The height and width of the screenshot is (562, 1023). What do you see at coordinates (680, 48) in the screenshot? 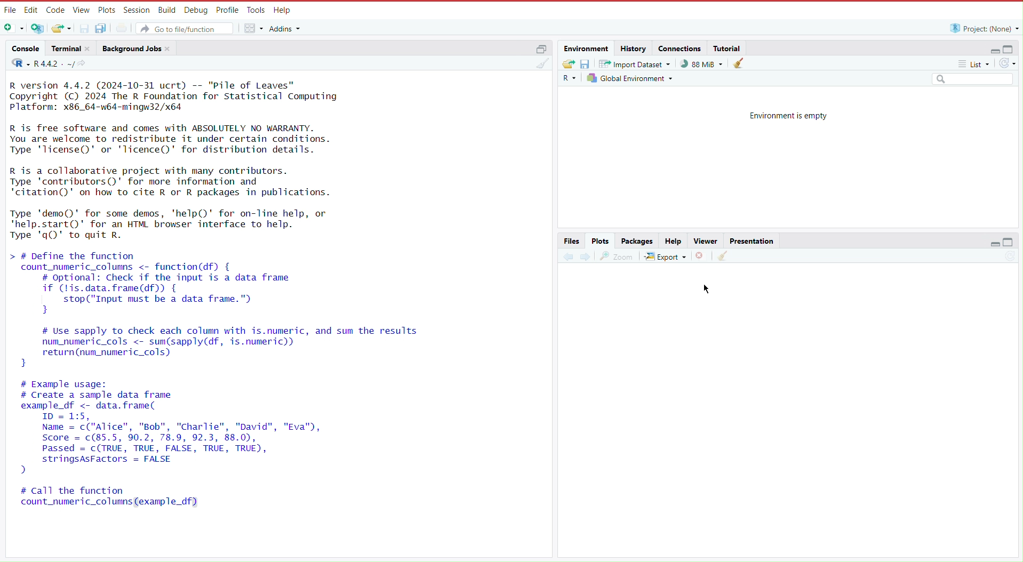
I see `Connections` at bounding box center [680, 48].